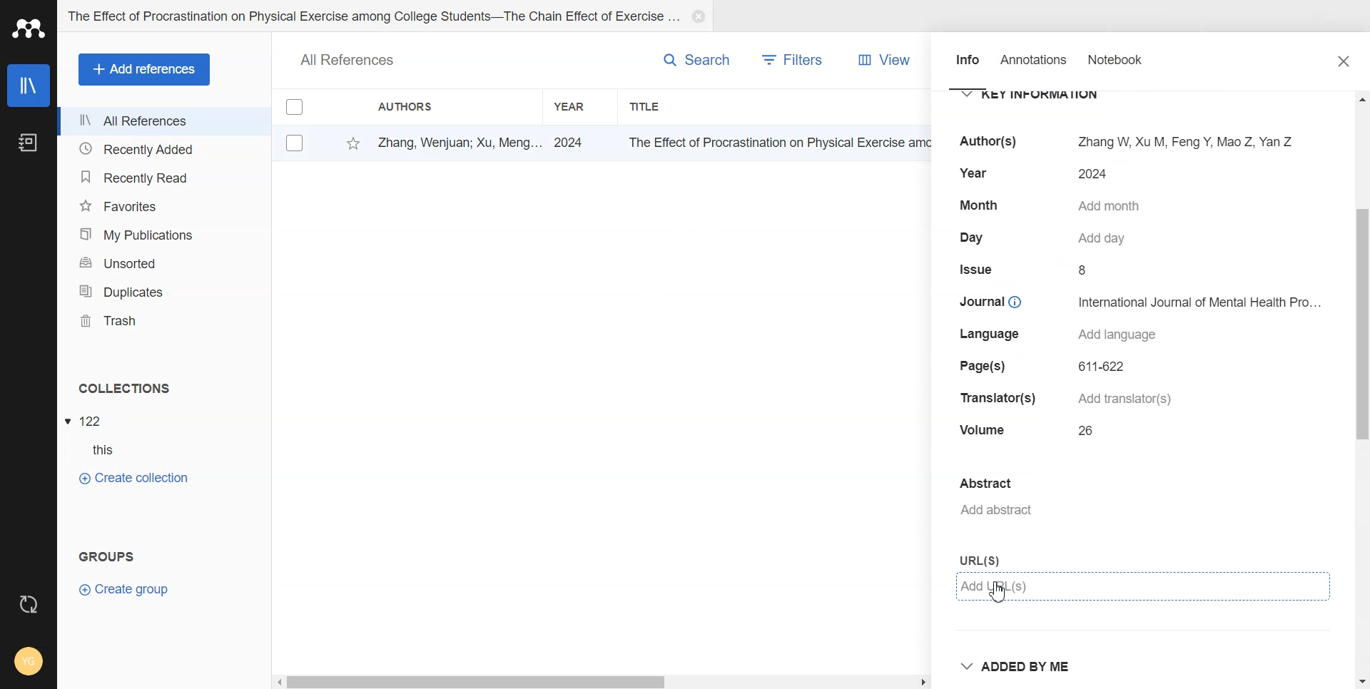  What do you see at coordinates (1026, 665) in the screenshot?
I see `Added by me` at bounding box center [1026, 665].